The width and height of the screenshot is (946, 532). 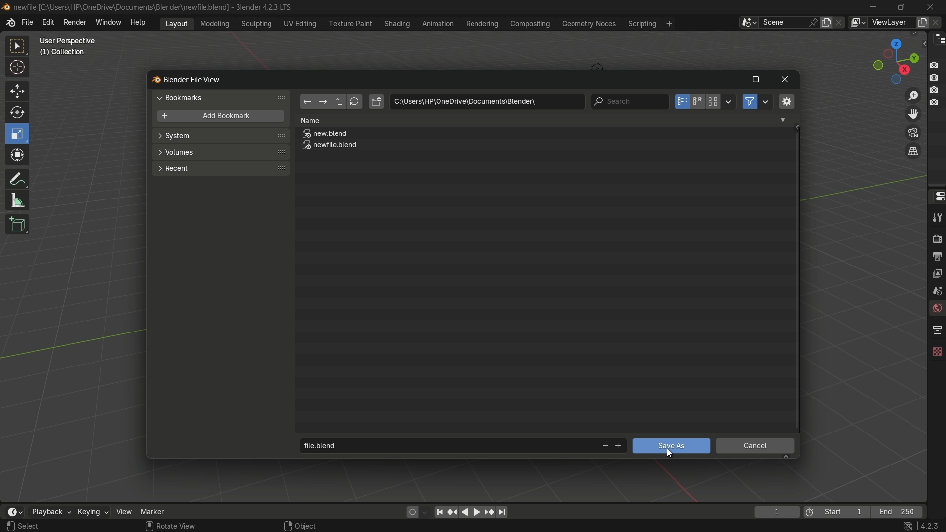 What do you see at coordinates (425, 512) in the screenshot?
I see `auto keyframe` at bounding box center [425, 512].